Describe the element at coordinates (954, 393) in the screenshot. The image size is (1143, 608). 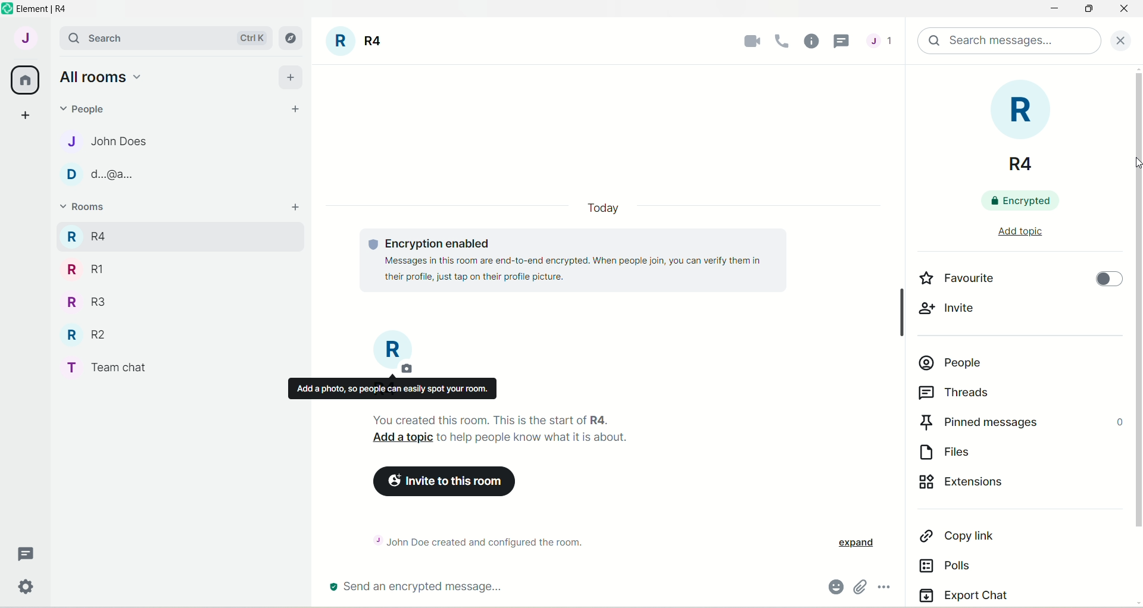
I see `threads` at that location.